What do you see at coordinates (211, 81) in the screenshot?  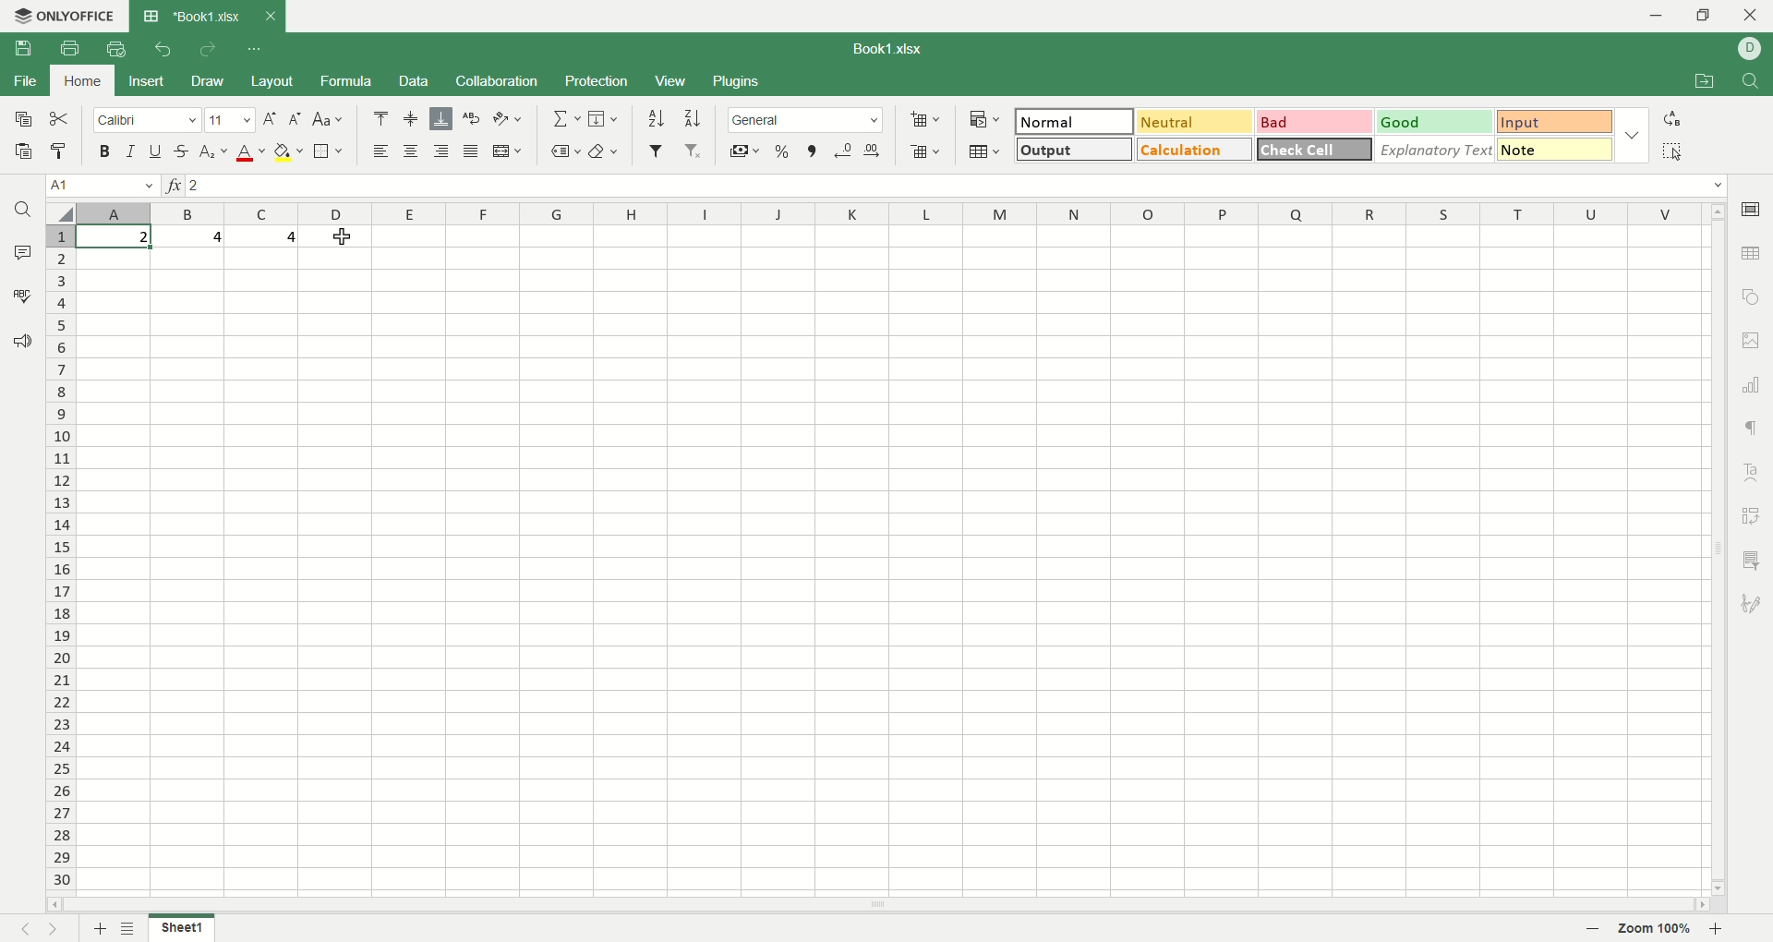 I see `draw` at bounding box center [211, 81].